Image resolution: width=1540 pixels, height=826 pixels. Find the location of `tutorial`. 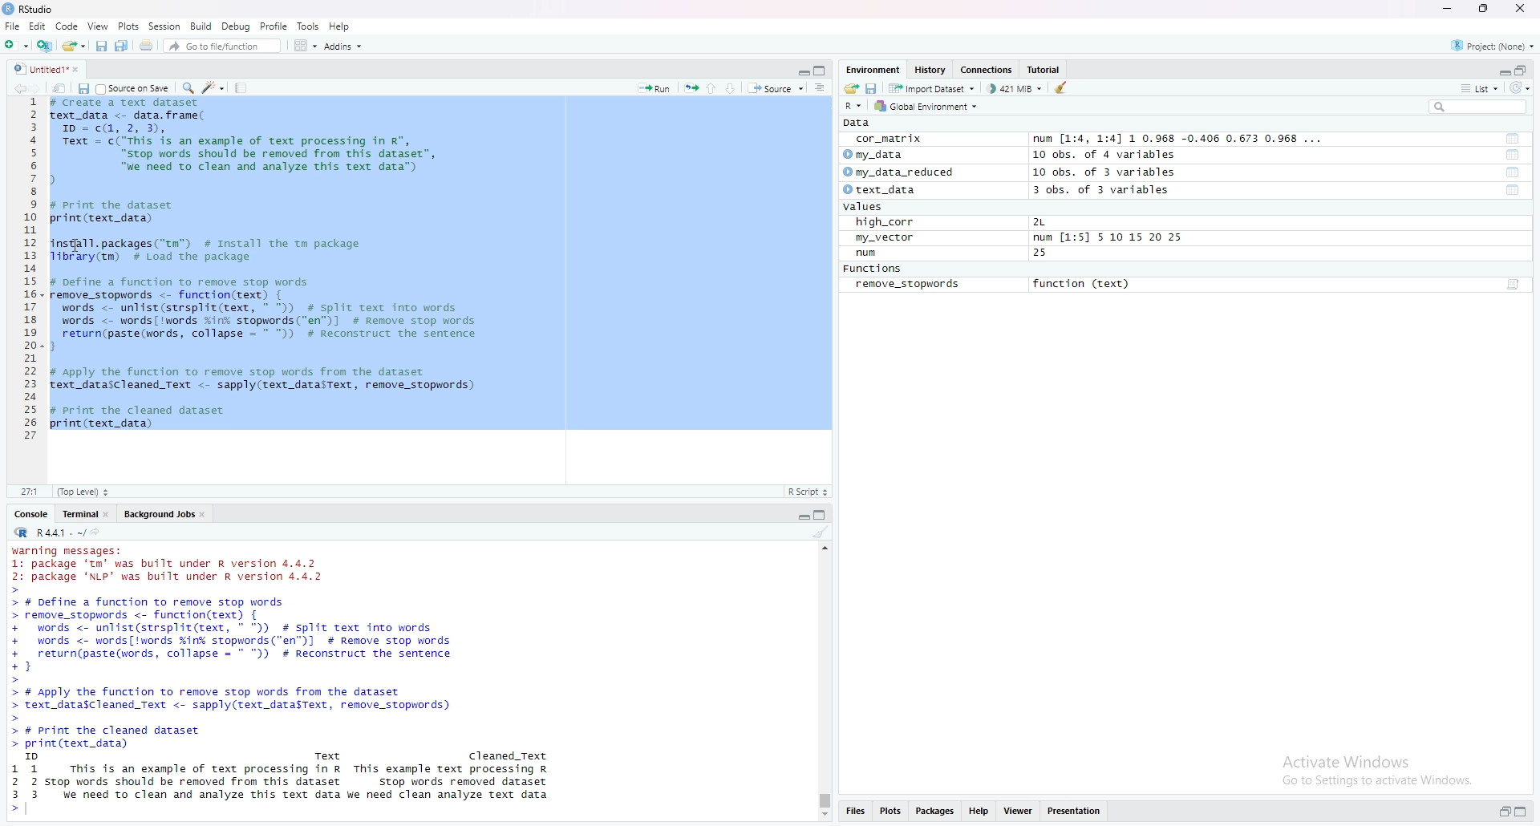

tutorial is located at coordinates (1044, 70).